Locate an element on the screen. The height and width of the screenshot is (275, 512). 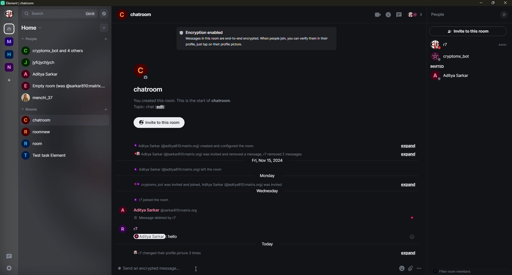
people is located at coordinates (438, 14).